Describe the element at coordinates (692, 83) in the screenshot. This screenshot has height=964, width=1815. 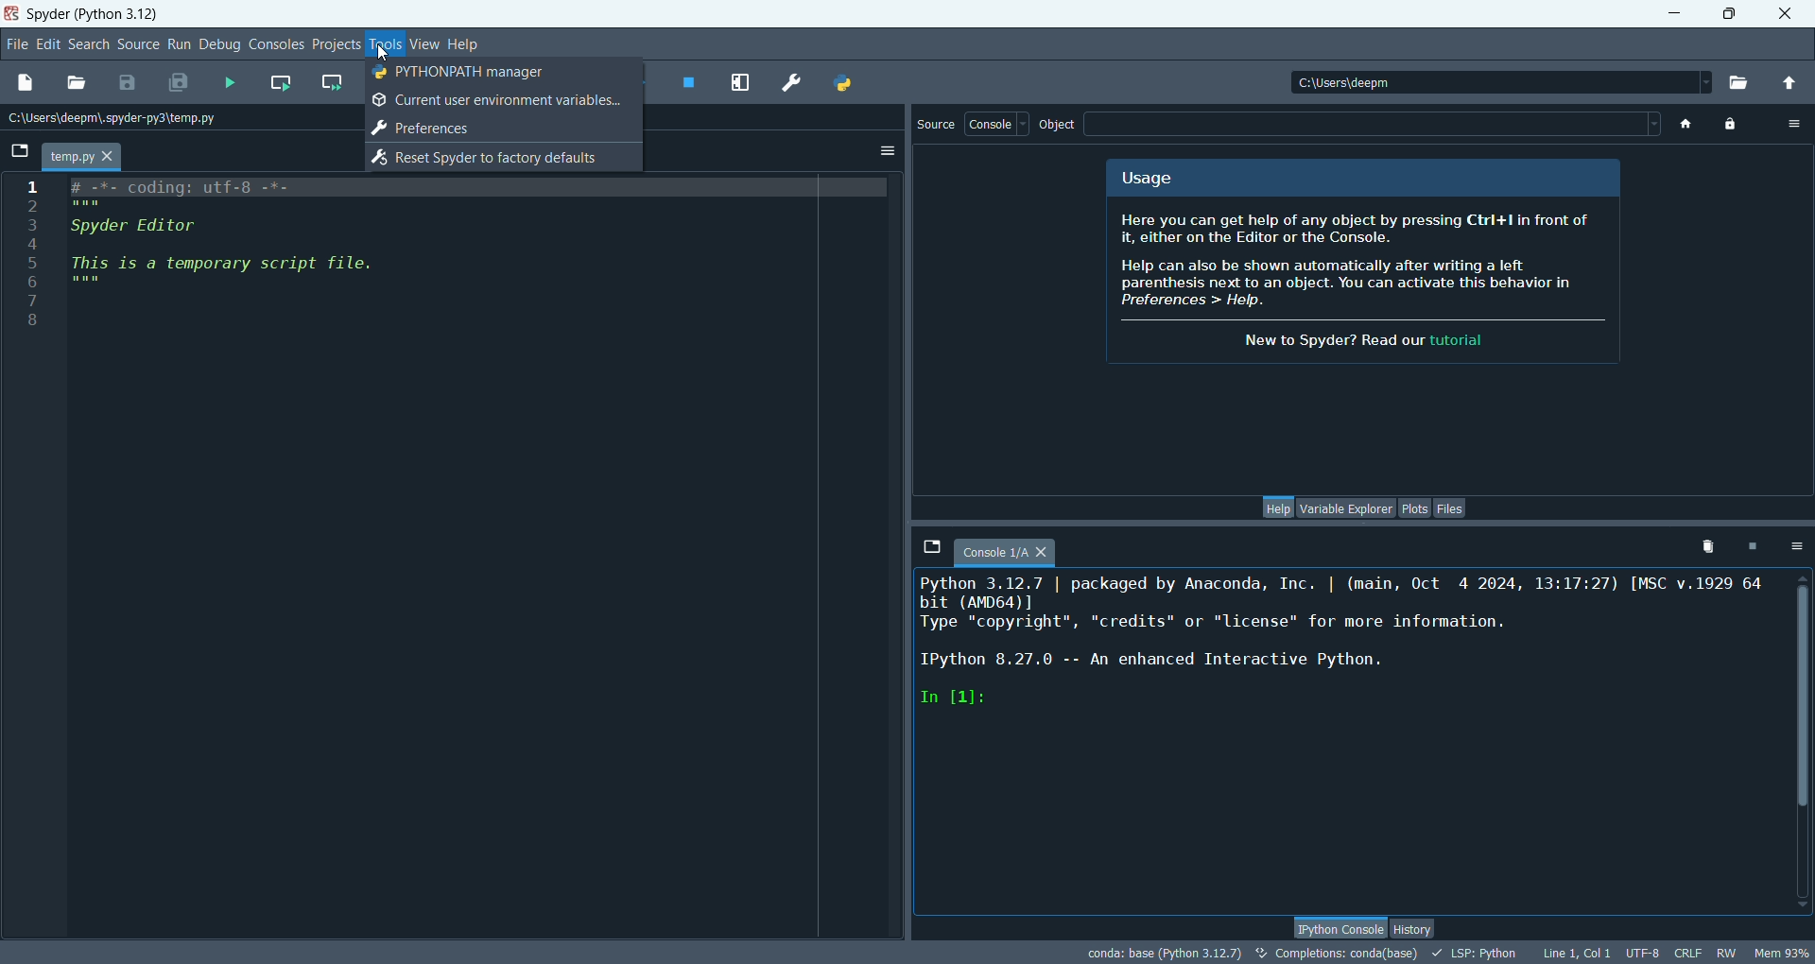
I see `stop debugging` at that location.